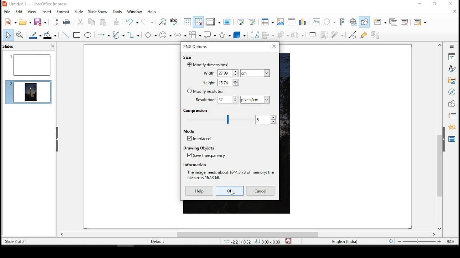  What do you see at coordinates (344, 242) in the screenshot?
I see `English` at bounding box center [344, 242].